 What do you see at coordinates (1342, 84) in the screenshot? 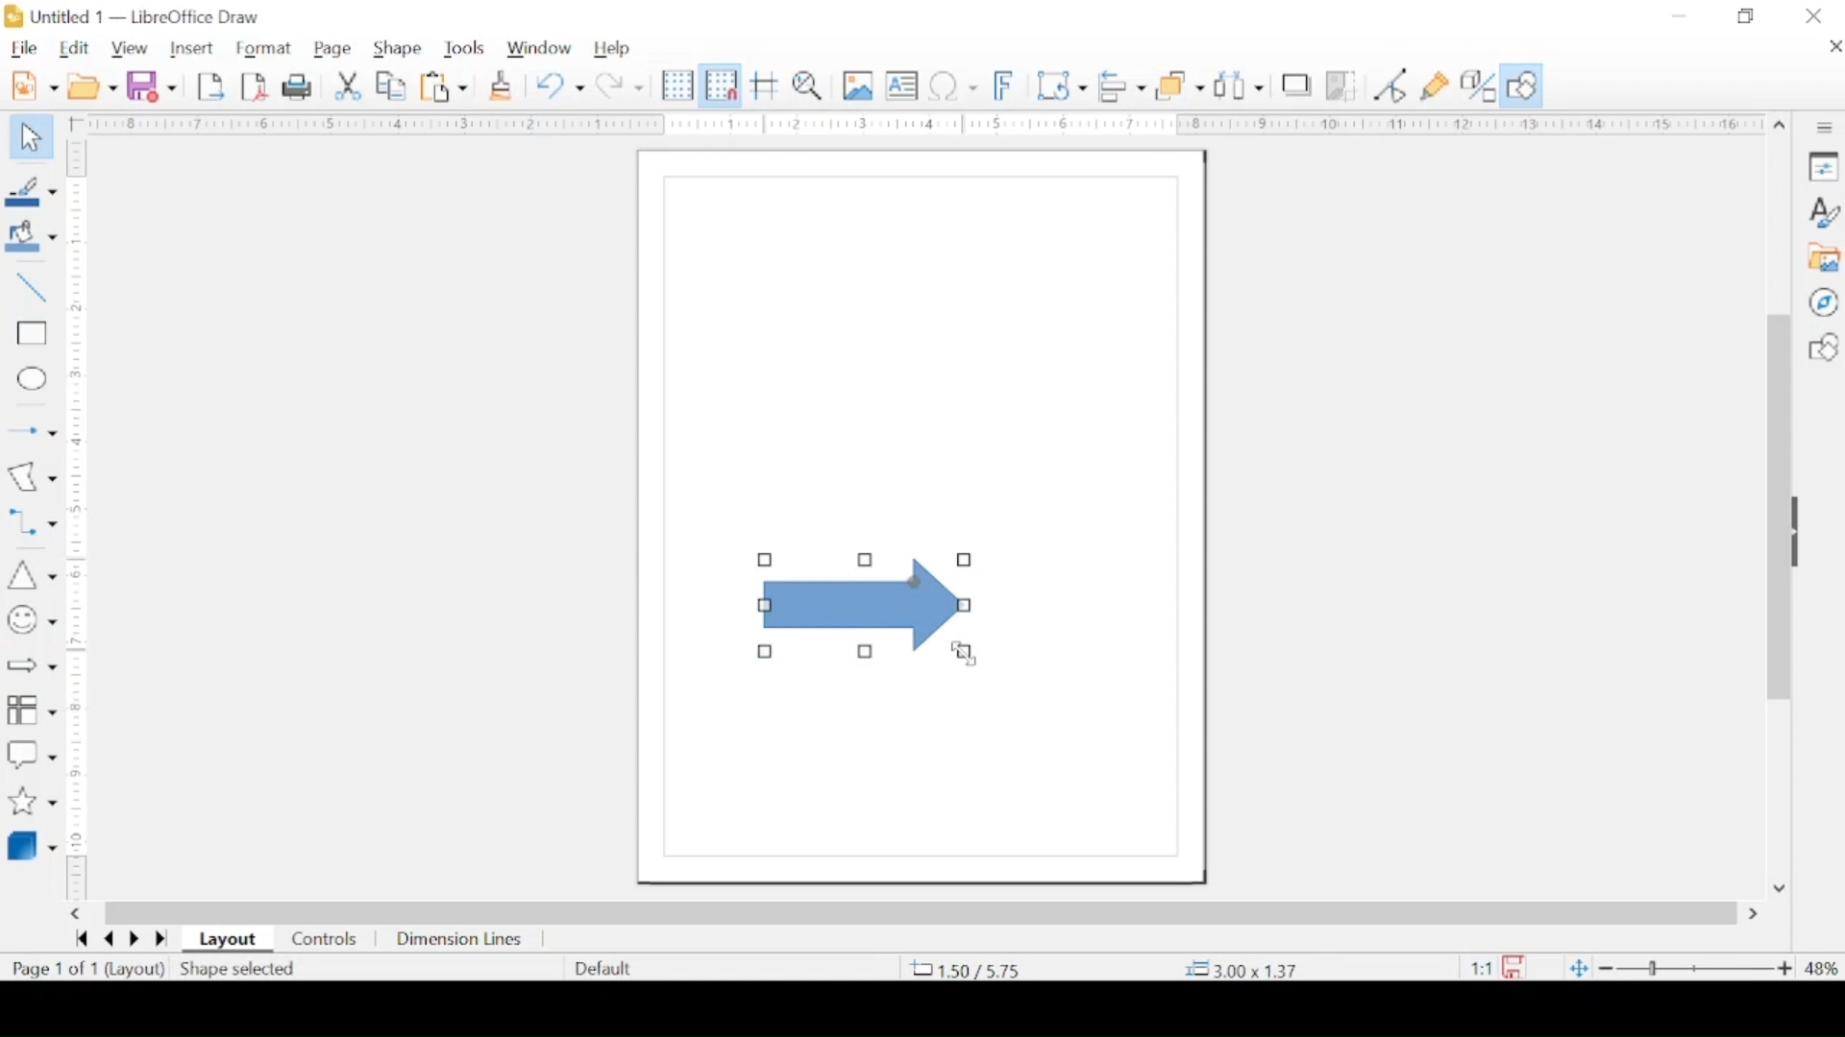
I see `crop image` at bounding box center [1342, 84].